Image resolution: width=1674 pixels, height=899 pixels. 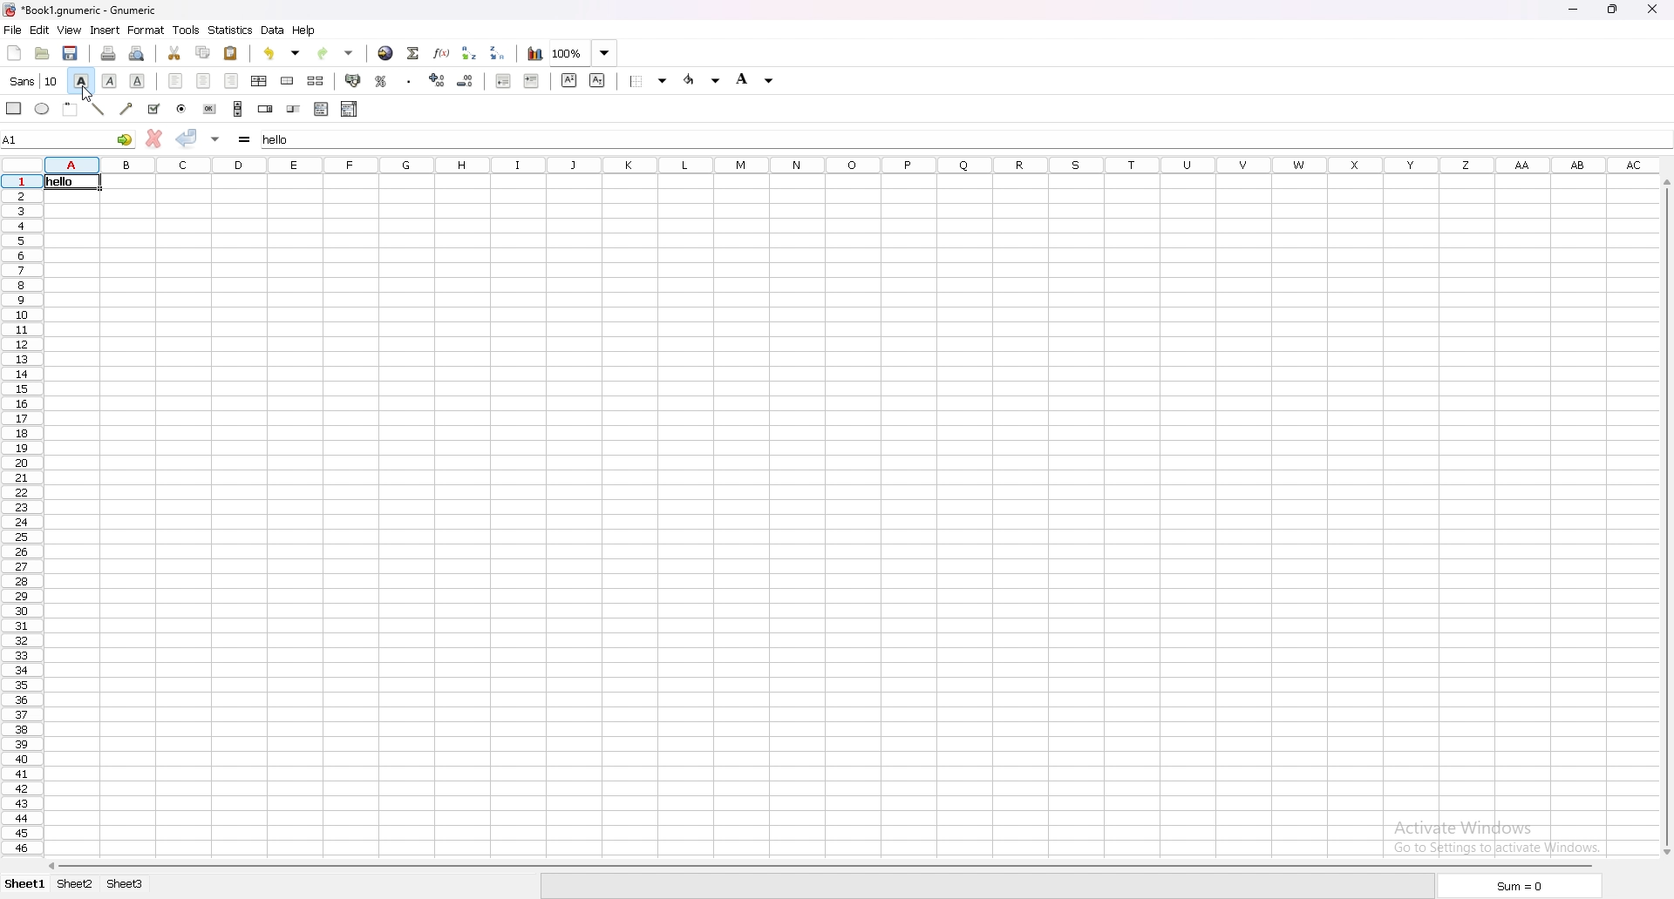 I want to click on merge cell, so click(x=289, y=80).